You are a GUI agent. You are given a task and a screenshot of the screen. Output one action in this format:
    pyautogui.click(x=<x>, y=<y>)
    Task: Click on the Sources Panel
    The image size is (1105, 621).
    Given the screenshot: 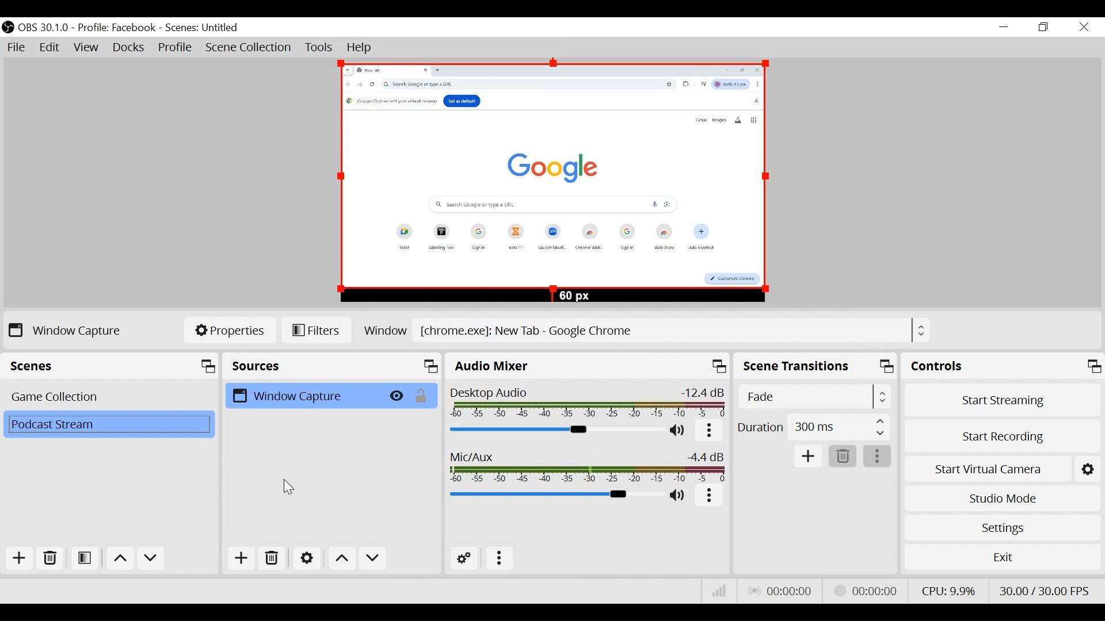 What is the action you would take?
    pyautogui.click(x=333, y=366)
    